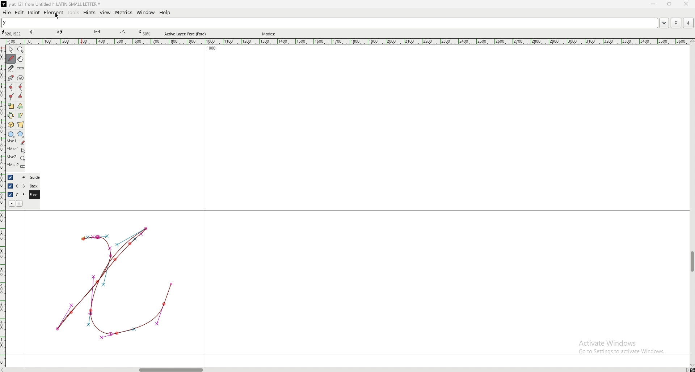 This screenshot has height=372, width=695. Describe the element at coordinates (146, 33) in the screenshot. I see `zoom percentage` at that location.